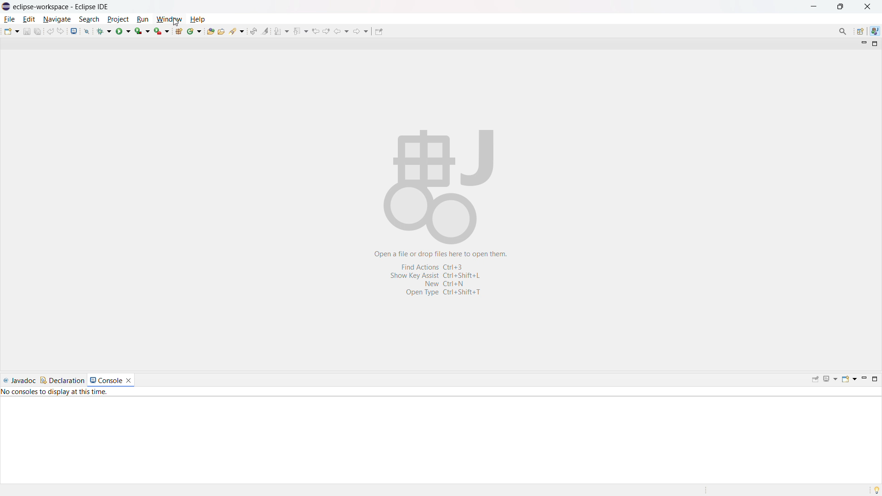  I want to click on access commands and other items, so click(842, 32).